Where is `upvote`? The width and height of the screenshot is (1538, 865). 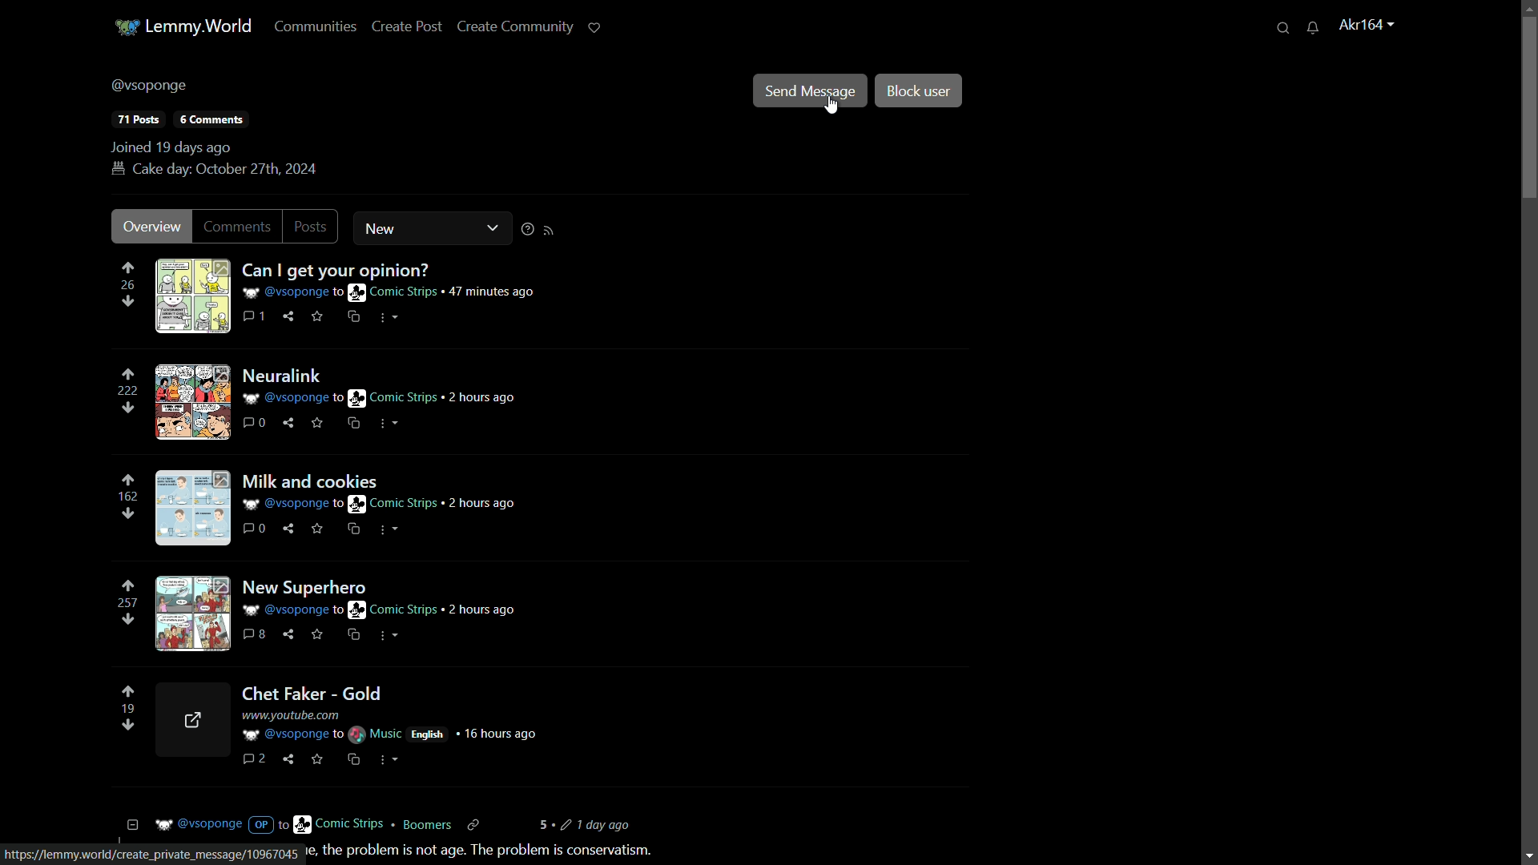
upvote is located at coordinates (129, 585).